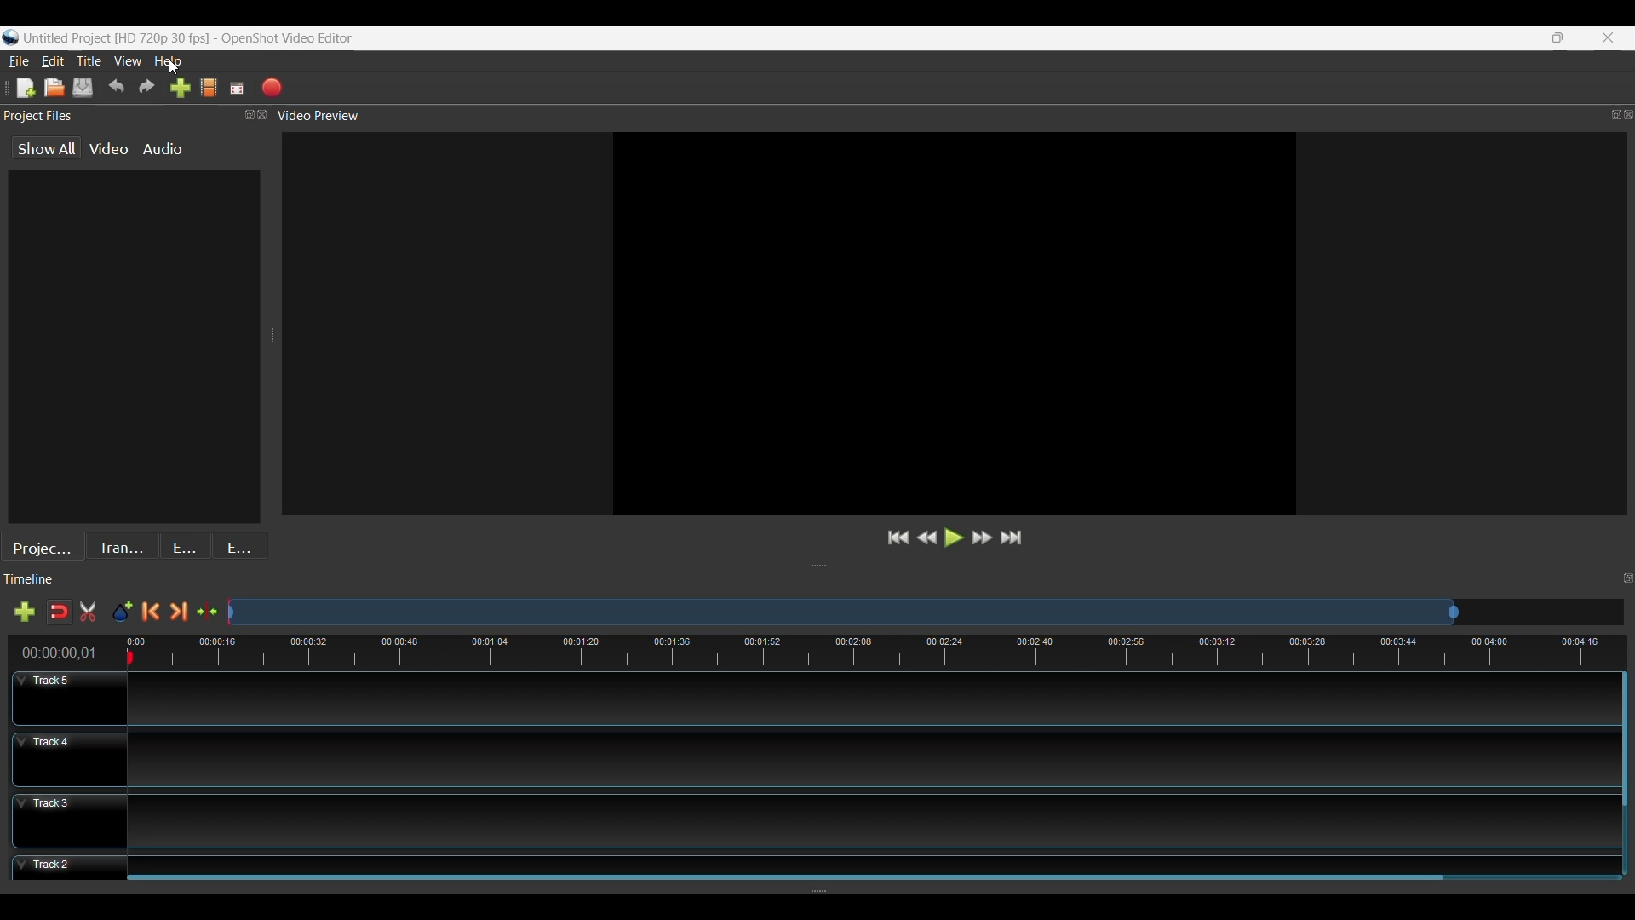  Describe the element at coordinates (172, 61) in the screenshot. I see `Help` at that location.